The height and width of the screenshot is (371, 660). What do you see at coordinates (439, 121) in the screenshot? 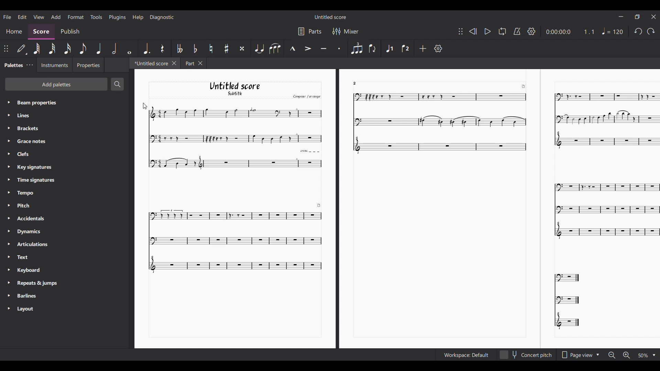
I see `` at bounding box center [439, 121].